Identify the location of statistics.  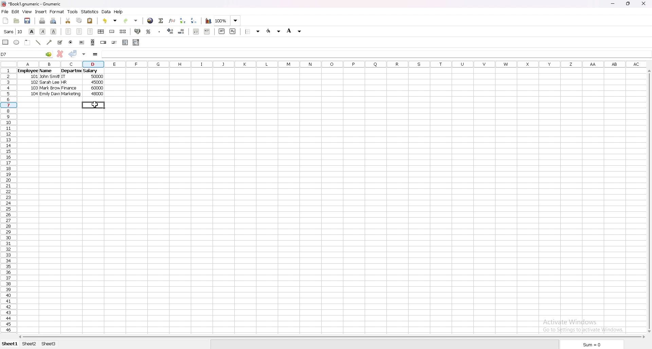
(90, 12).